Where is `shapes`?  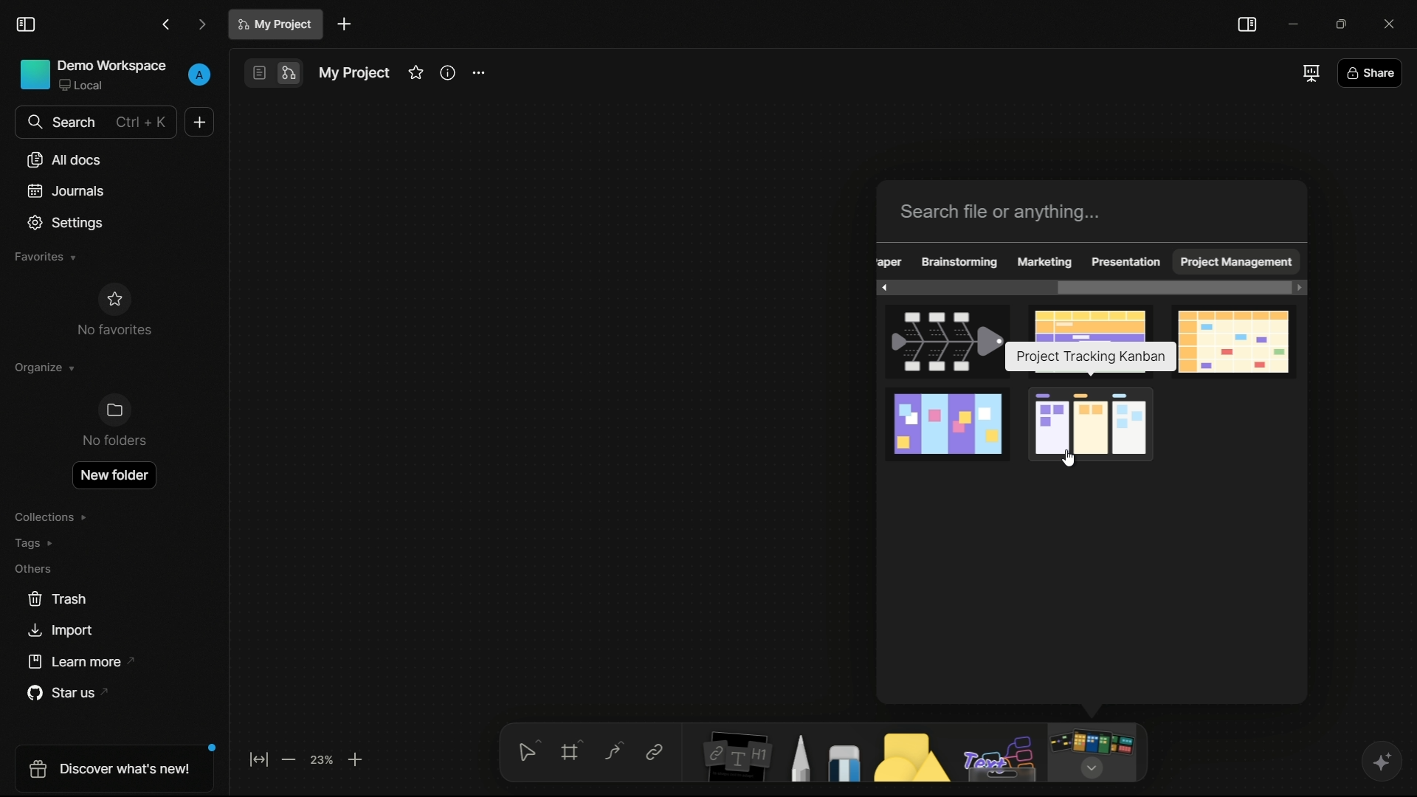 shapes is located at coordinates (909, 756).